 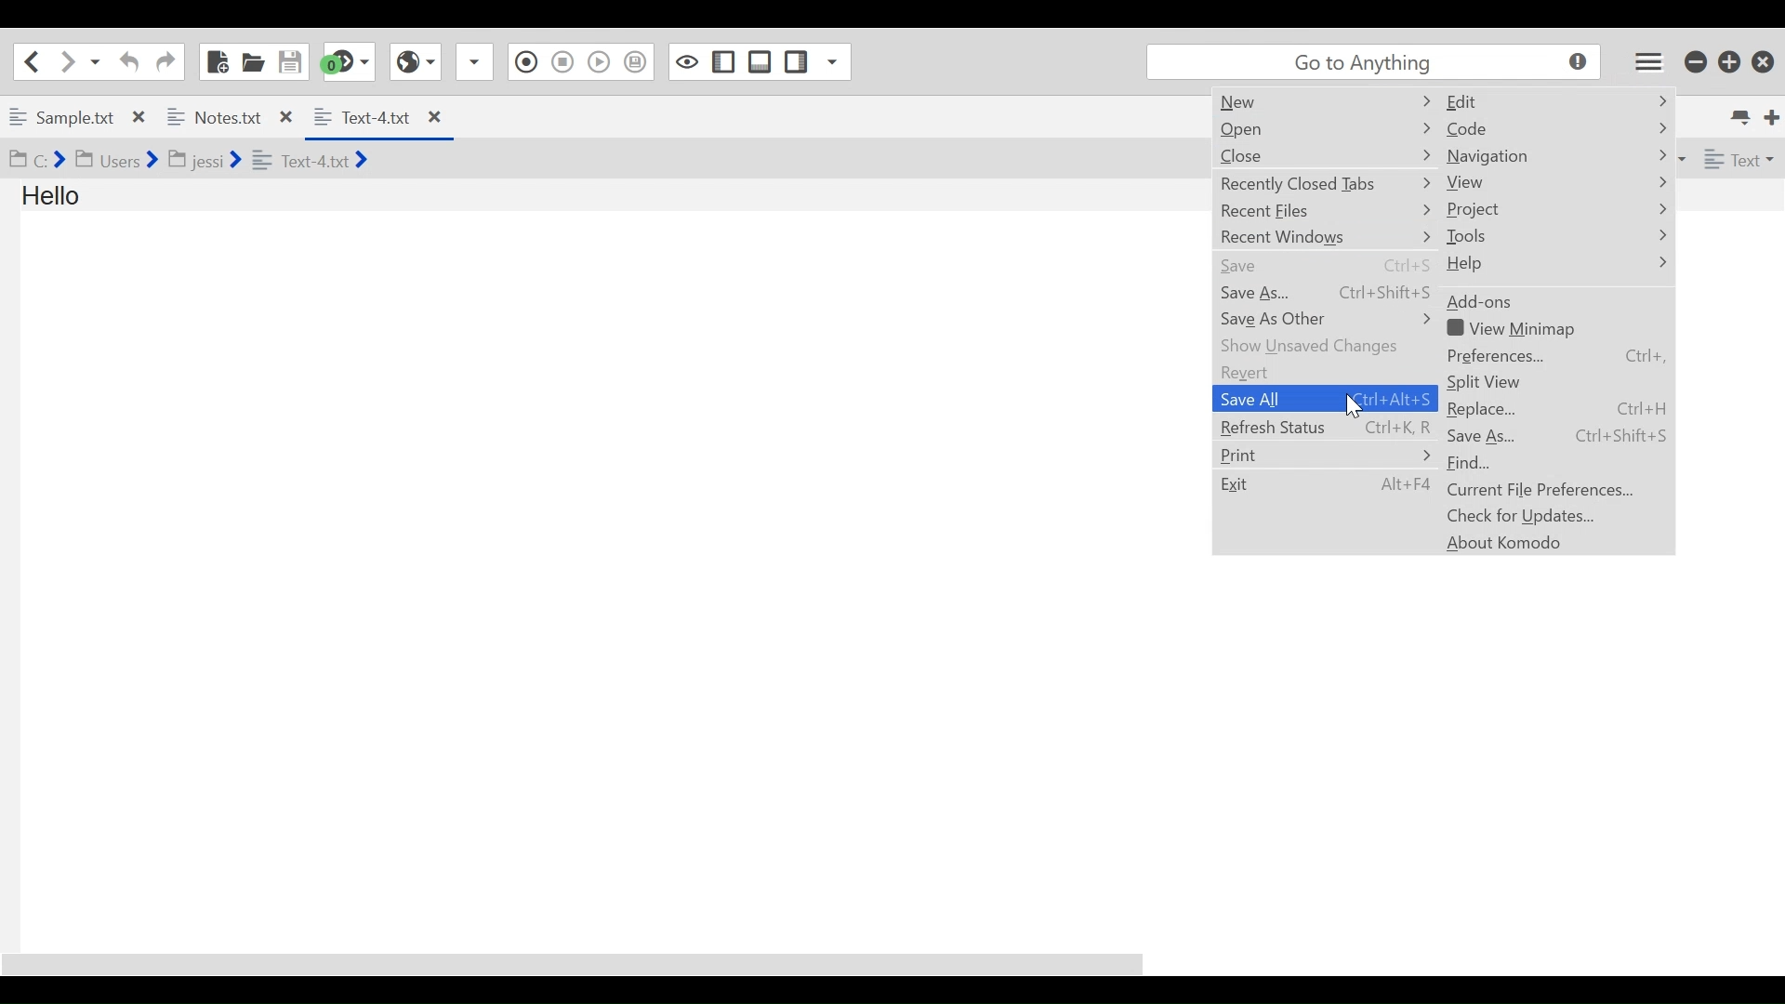 I want to click on Recent location, so click(x=93, y=62).